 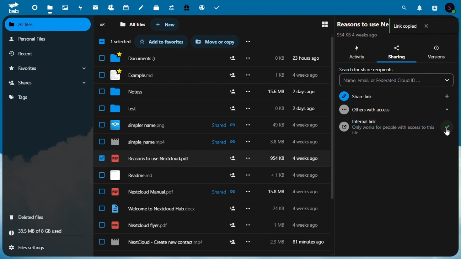 What do you see at coordinates (307, 192) in the screenshot?
I see `4 weeks ago` at bounding box center [307, 192].